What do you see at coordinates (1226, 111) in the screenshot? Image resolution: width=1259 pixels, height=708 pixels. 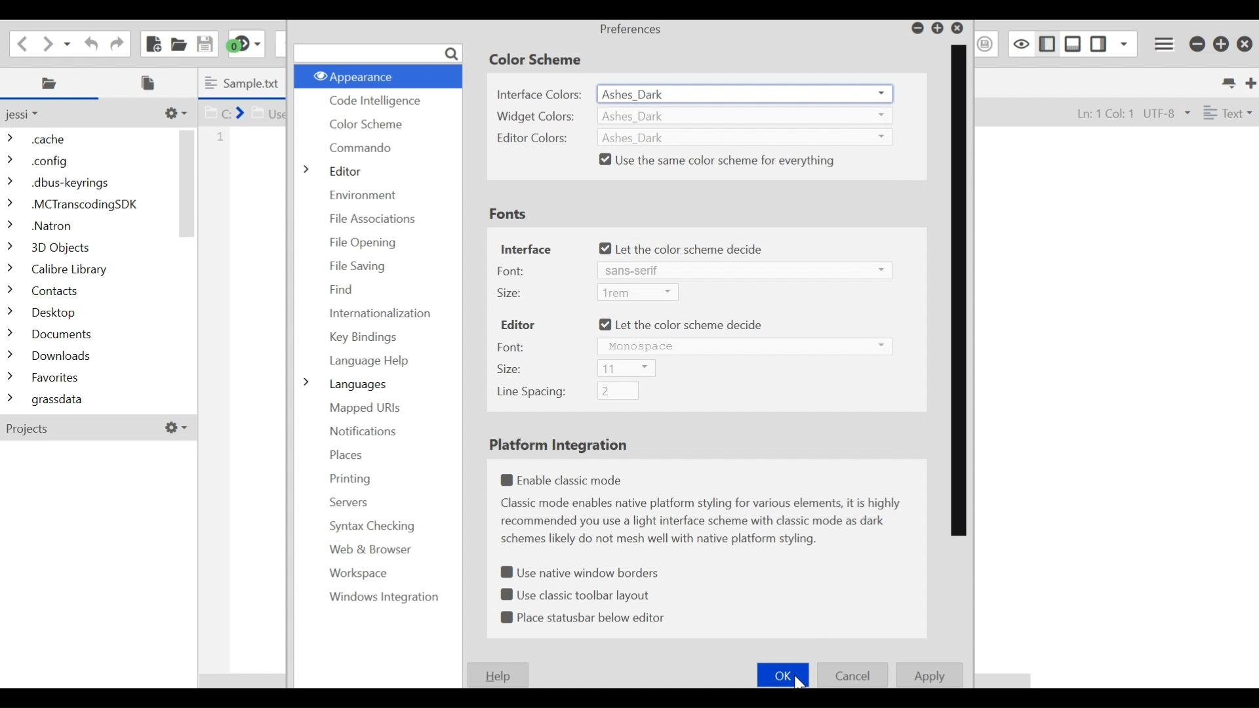 I see `File Type dropdown menu` at bounding box center [1226, 111].